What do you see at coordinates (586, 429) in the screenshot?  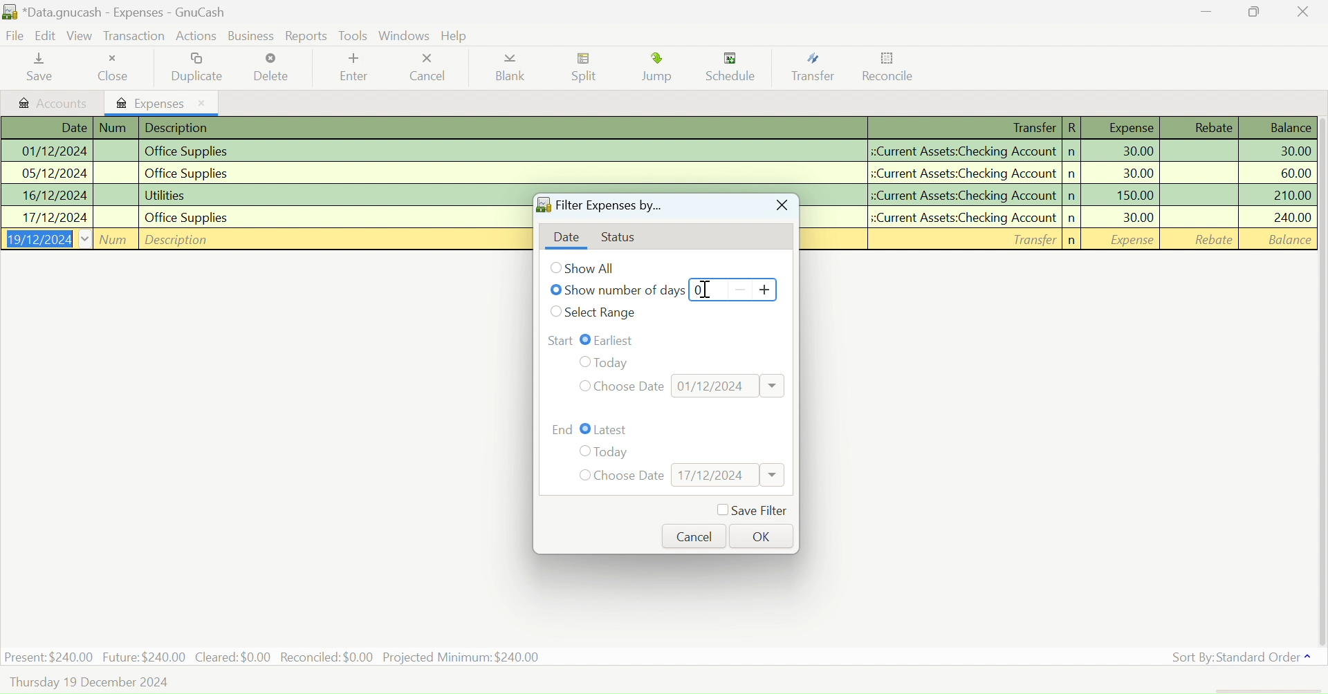 I see `Checkbox` at bounding box center [586, 429].